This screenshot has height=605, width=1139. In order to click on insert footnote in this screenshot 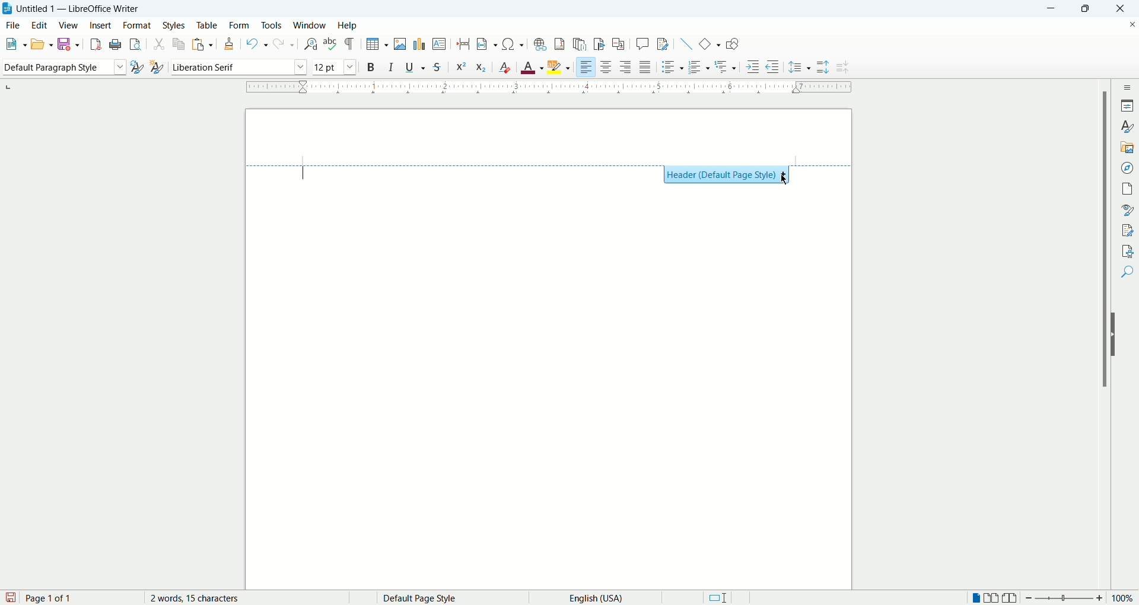, I will do `click(541, 44)`.